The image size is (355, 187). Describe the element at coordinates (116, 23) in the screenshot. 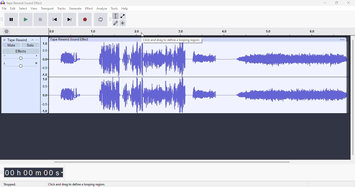

I see `draw tool` at that location.